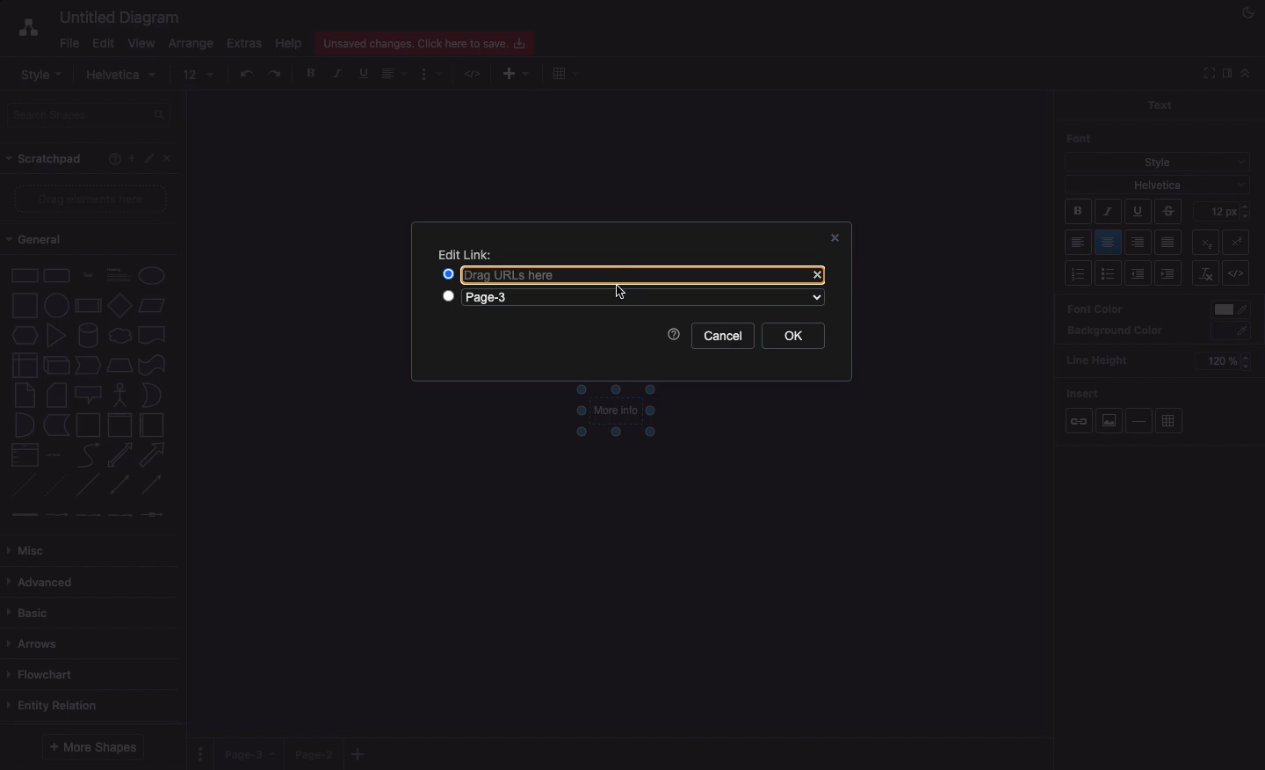 This screenshot has width=1265, height=770. What do you see at coordinates (1204, 240) in the screenshot?
I see `Superscript ` at bounding box center [1204, 240].